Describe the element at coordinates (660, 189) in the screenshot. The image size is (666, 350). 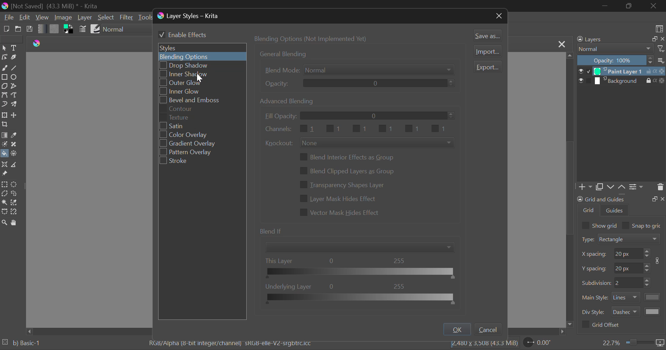
I see `Delete Layer` at that location.